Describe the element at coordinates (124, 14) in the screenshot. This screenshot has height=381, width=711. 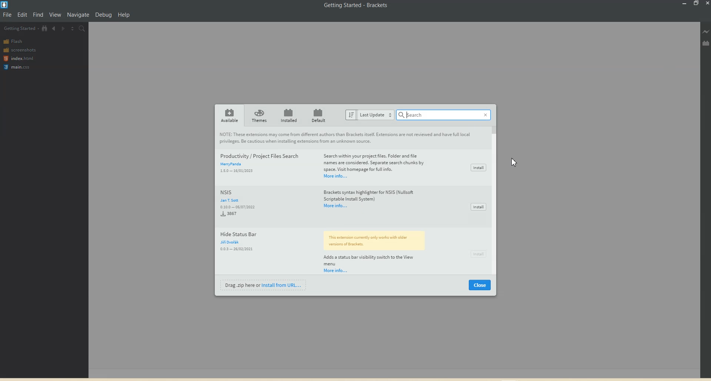
I see `Help` at that location.